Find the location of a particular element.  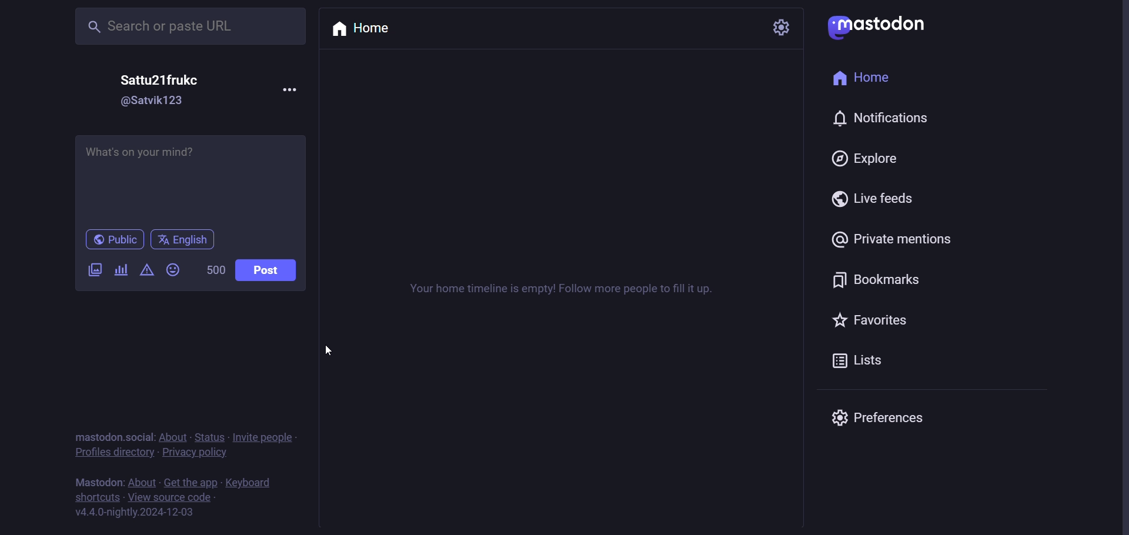

English is located at coordinates (184, 240).